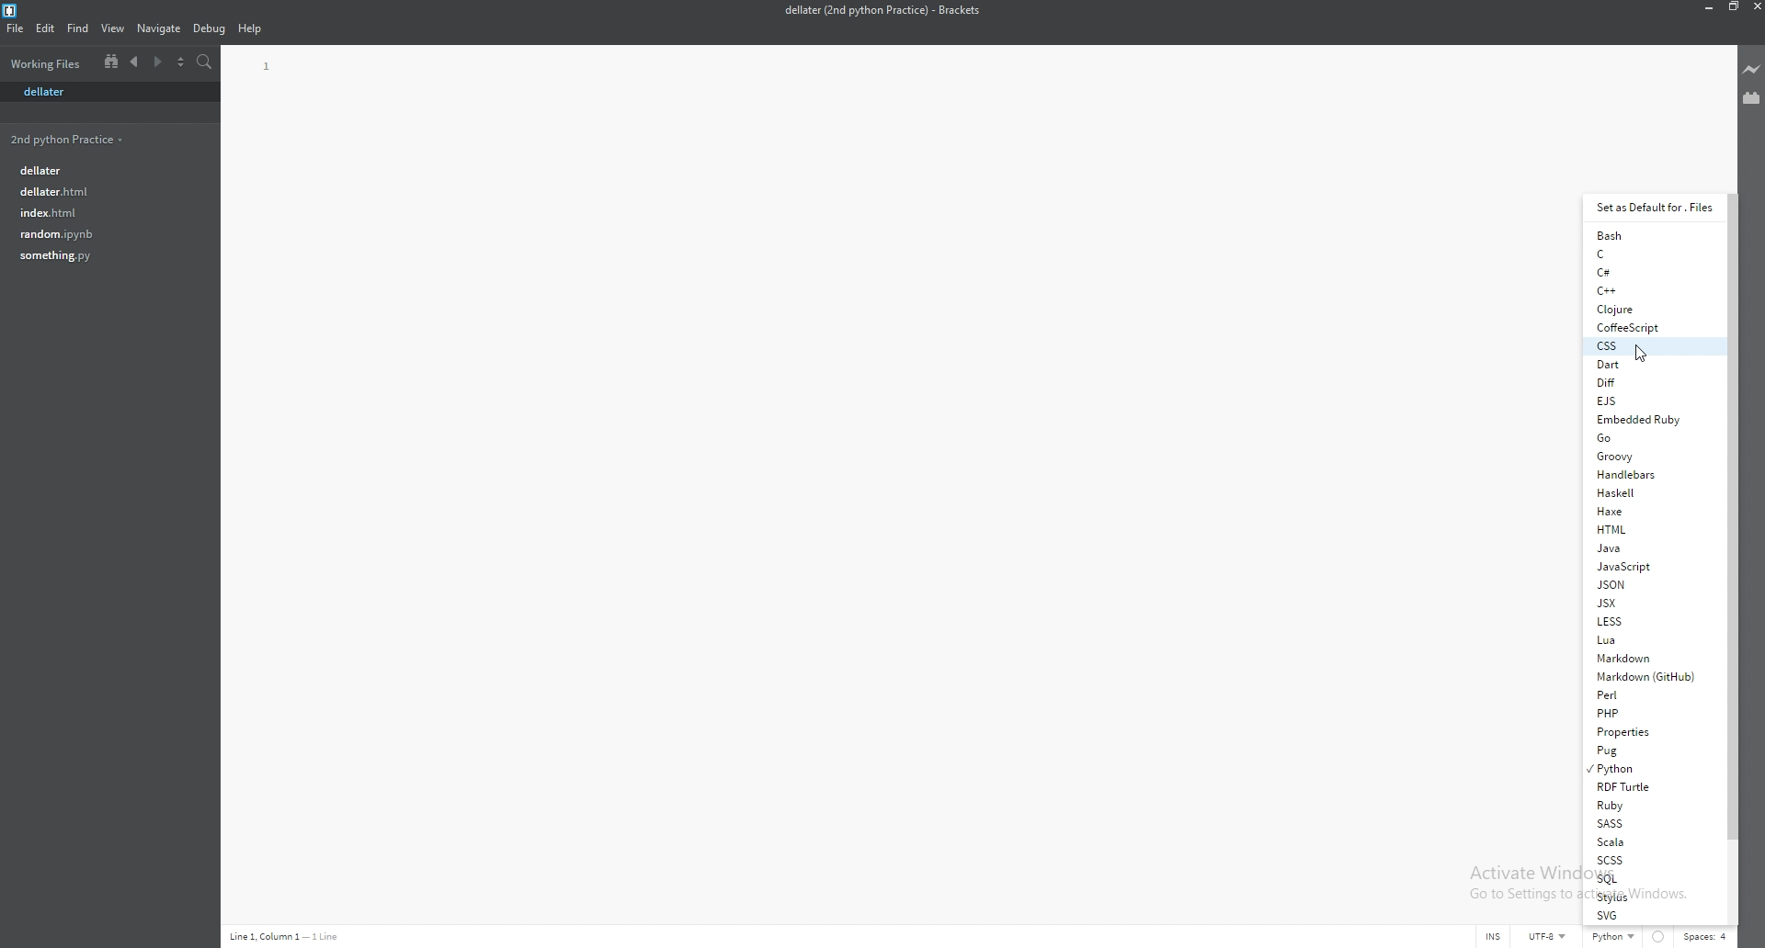  What do you see at coordinates (1660, 938) in the screenshot?
I see `linter` at bounding box center [1660, 938].